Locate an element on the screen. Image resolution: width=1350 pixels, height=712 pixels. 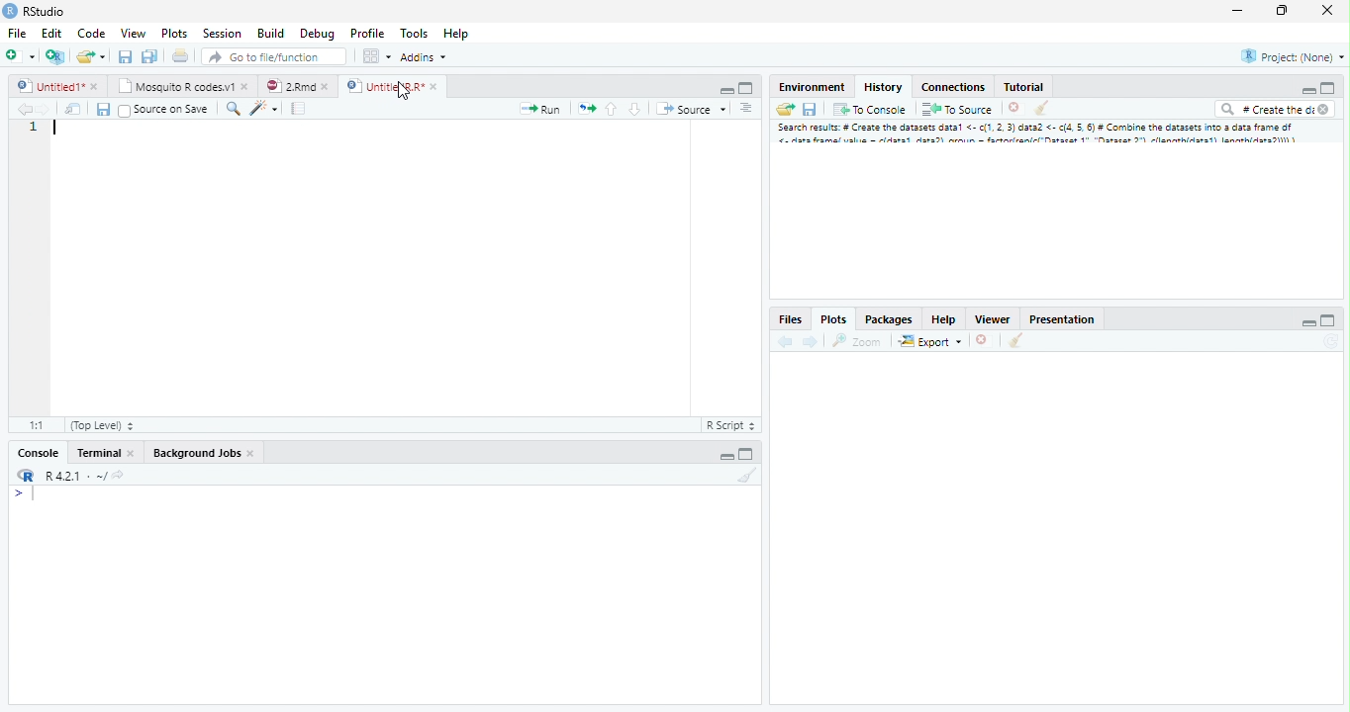
1:1 is located at coordinates (41, 423).